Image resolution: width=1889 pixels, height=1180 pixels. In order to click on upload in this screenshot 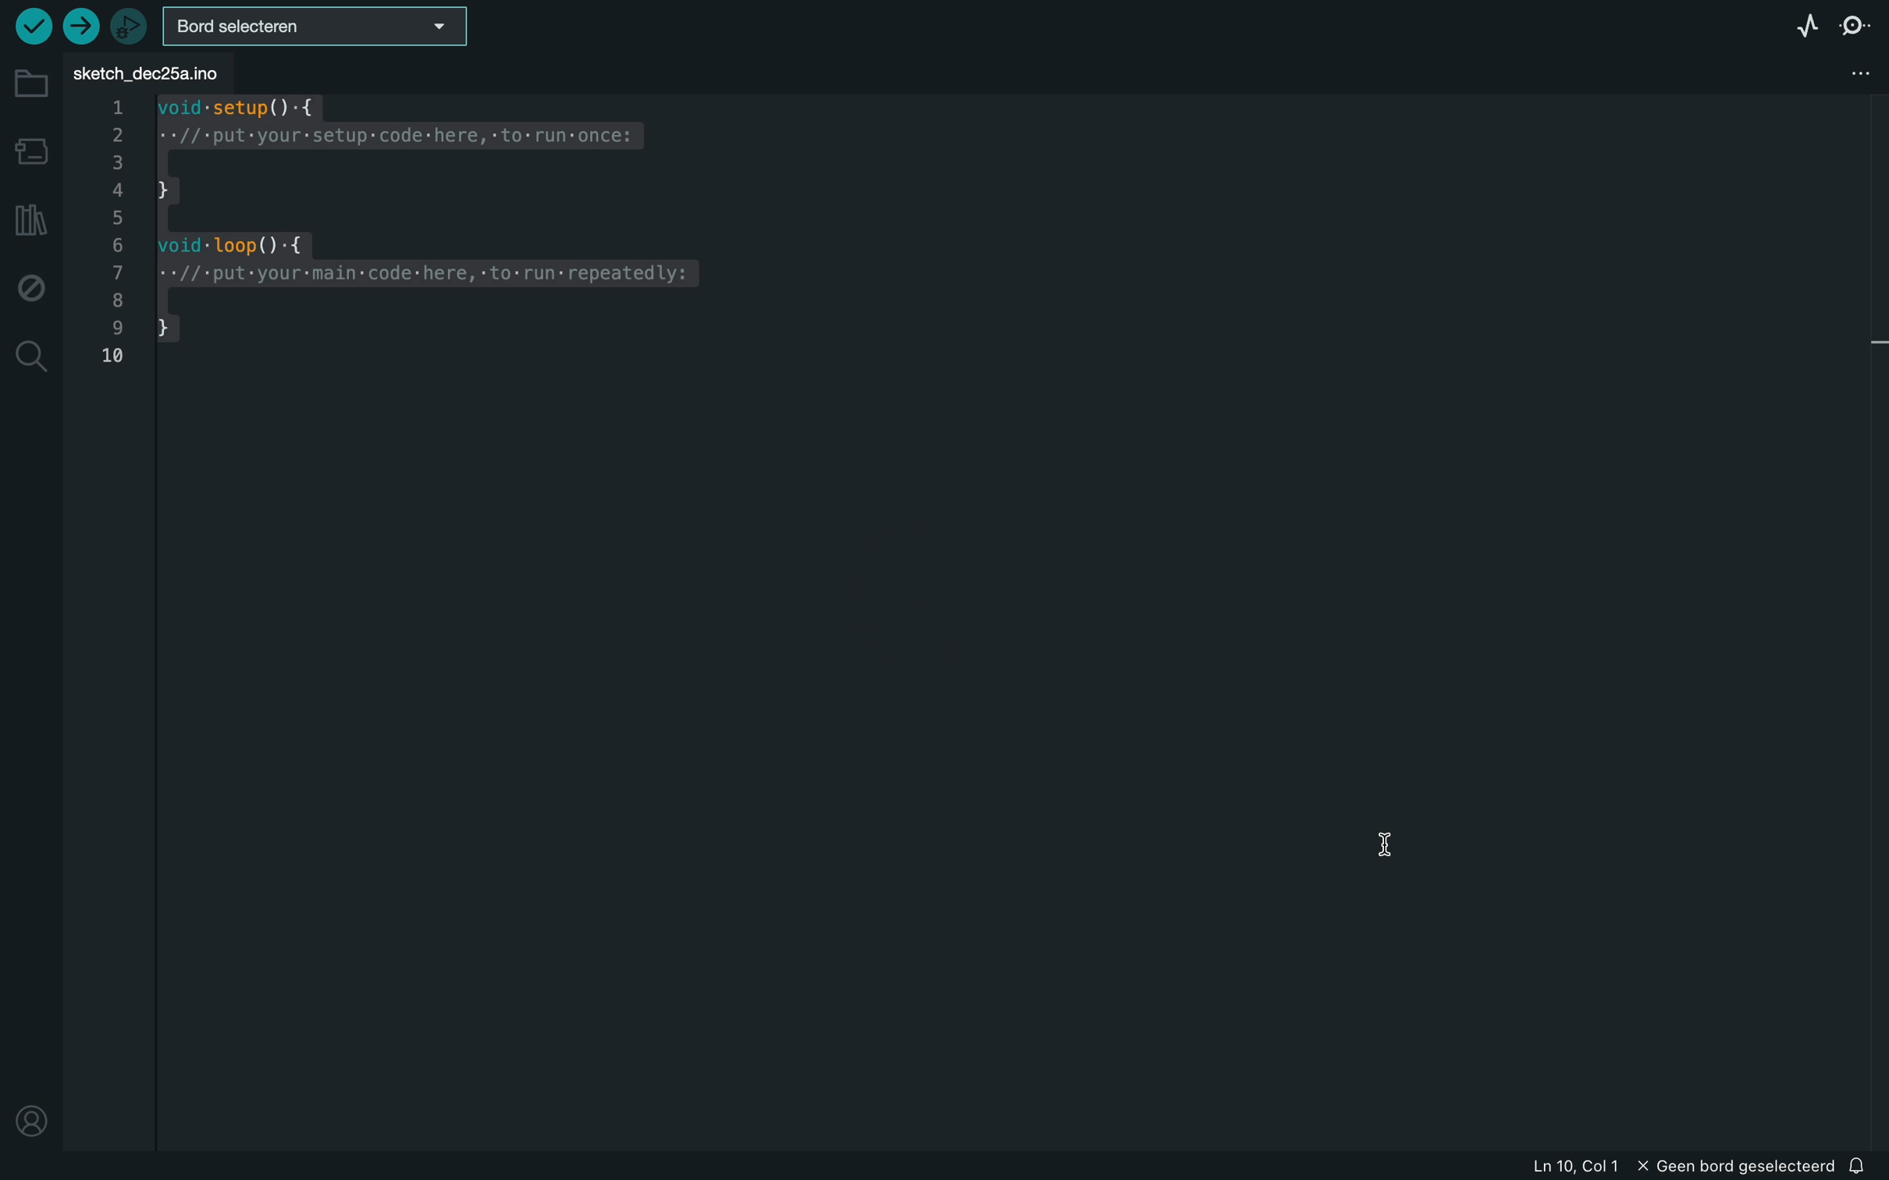, I will do `click(78, 28)`.